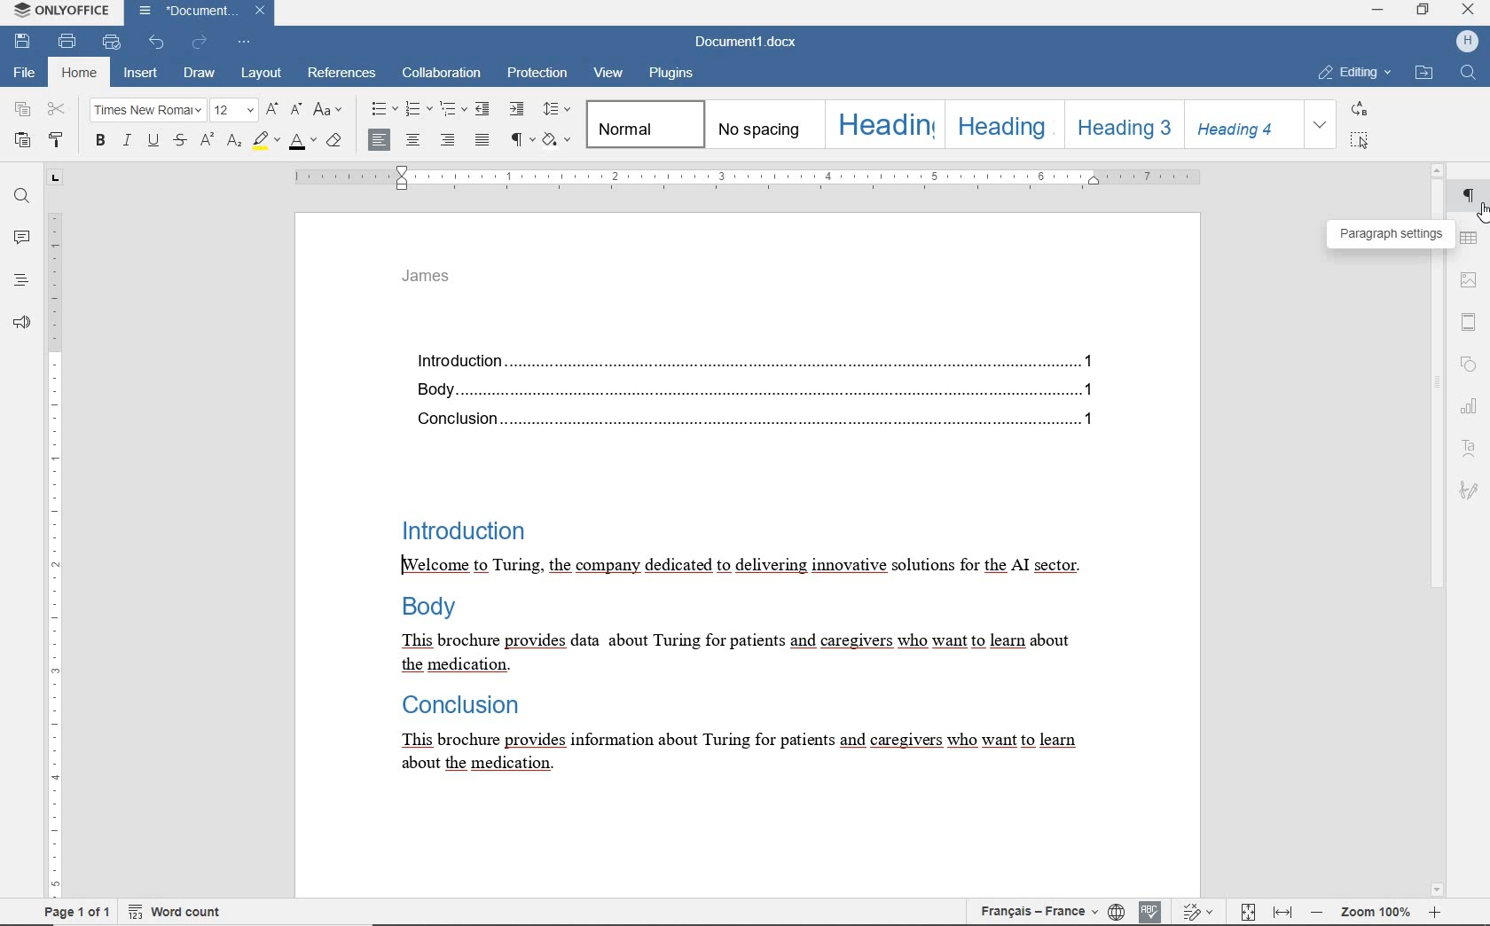 The height and width of the screenshot is (926, 1490). What do you see at coordinates (298, 111) in the screenshot?
I see `decrement font size` at bounding box center [298, 111].